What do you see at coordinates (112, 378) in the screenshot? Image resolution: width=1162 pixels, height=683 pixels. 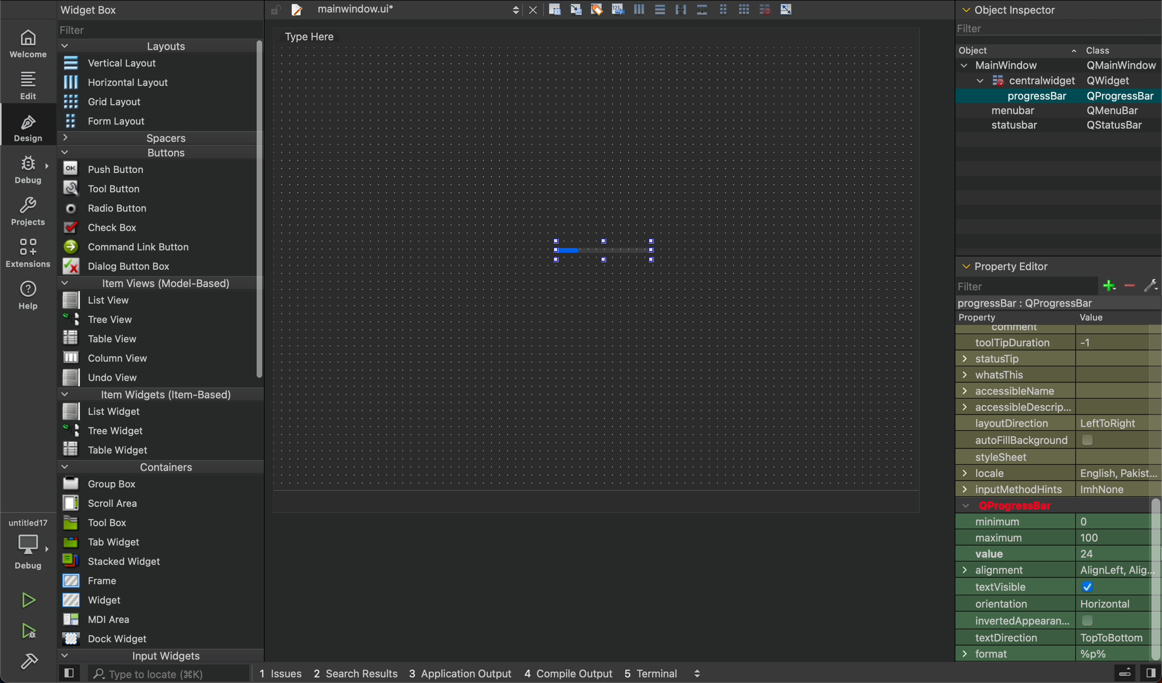 I see `File` at bounding box center [112, 378].